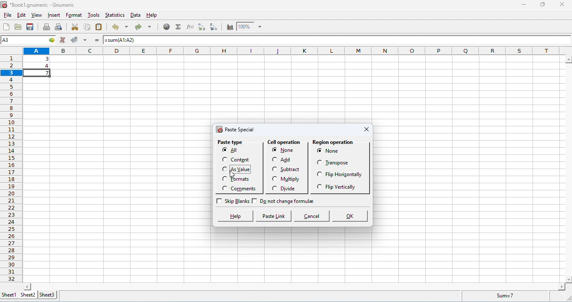  I want to click on paste type, so click(232, 143).